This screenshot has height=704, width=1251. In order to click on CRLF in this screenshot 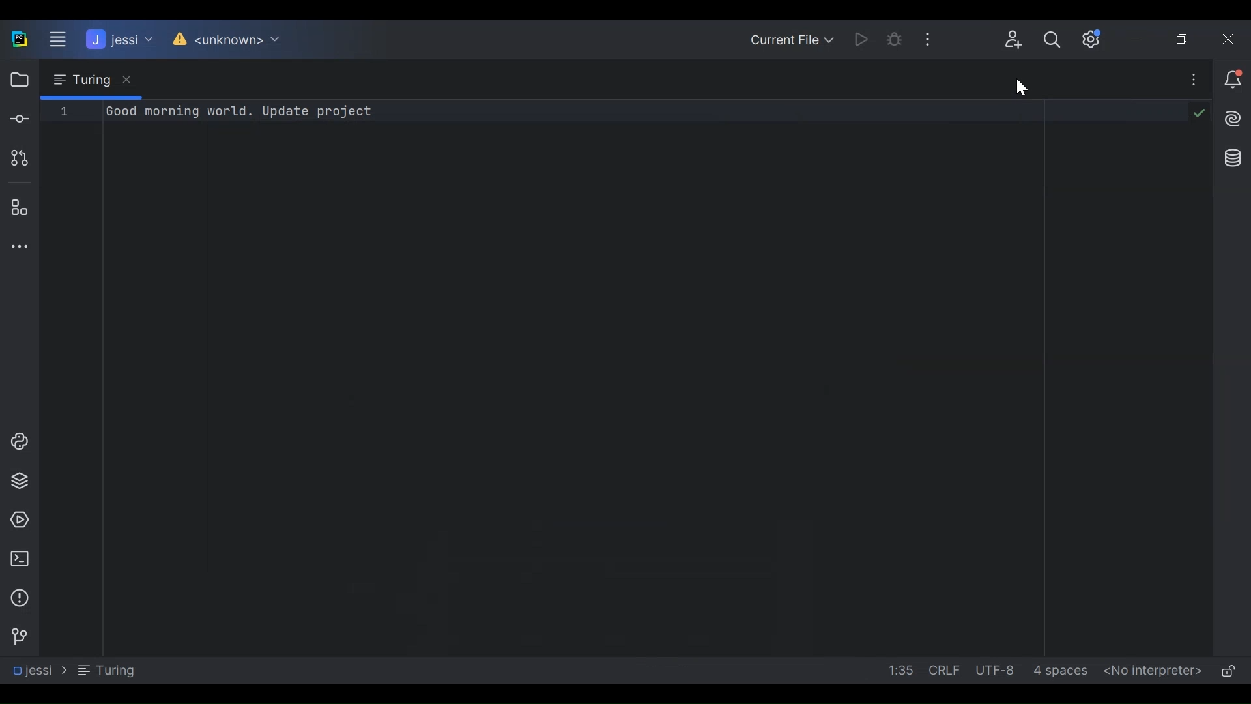, I will do `click(946, 671)`.